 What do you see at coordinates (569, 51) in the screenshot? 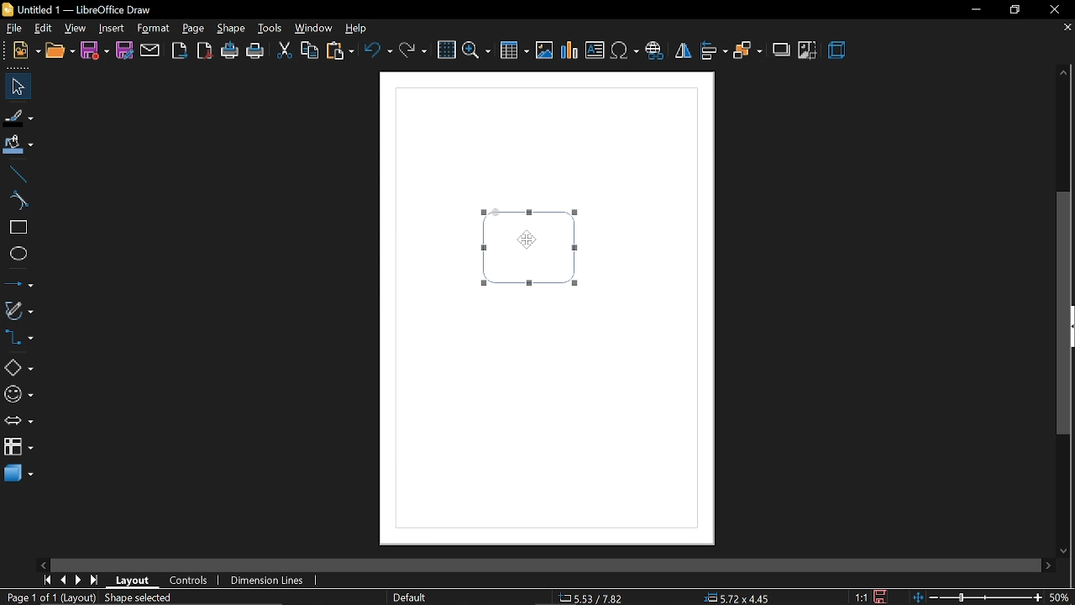
I see `insert chart` at bounding box center [569, 51].